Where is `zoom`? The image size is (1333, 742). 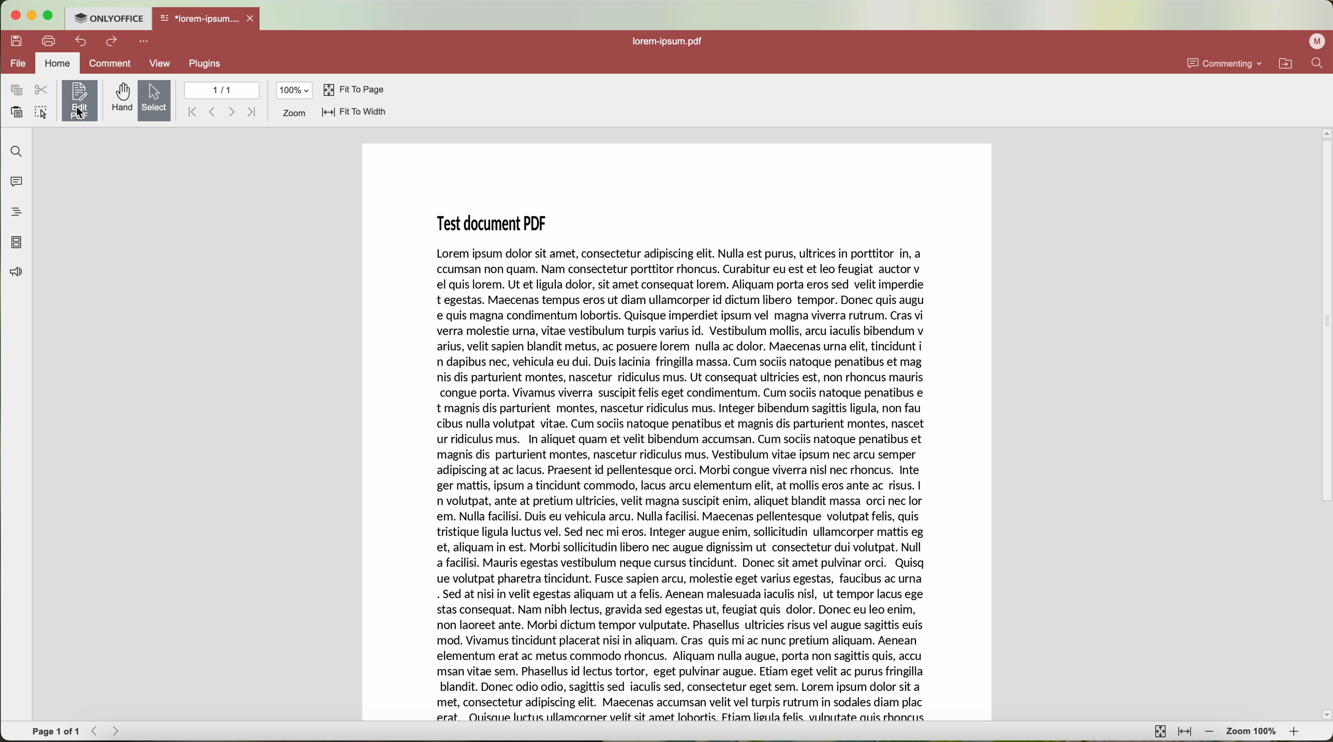 zoom is located at coordinates (291, 113).